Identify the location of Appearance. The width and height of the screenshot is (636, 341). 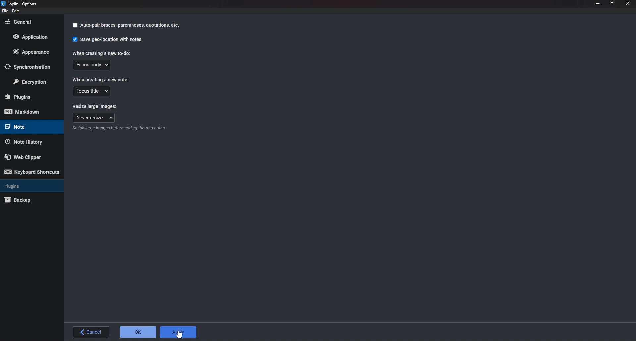
(29, 52).